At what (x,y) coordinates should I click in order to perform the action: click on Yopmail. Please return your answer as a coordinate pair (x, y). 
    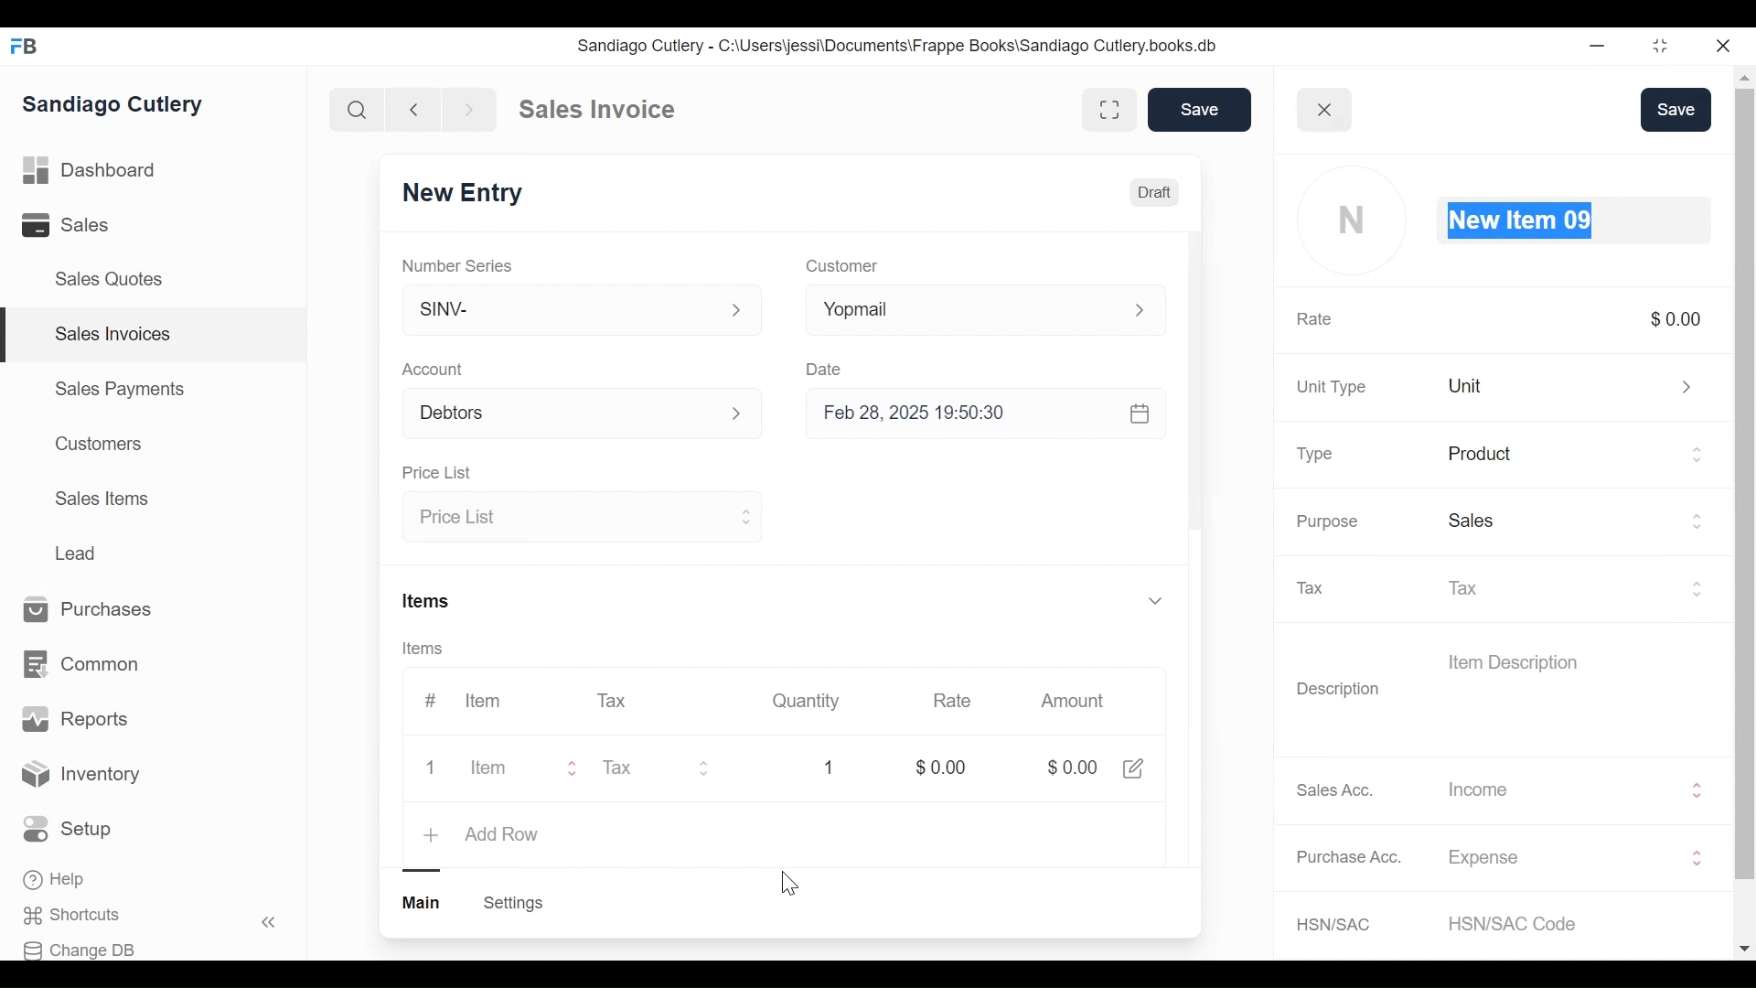
    Looking at the image, I should click on (990, 310).